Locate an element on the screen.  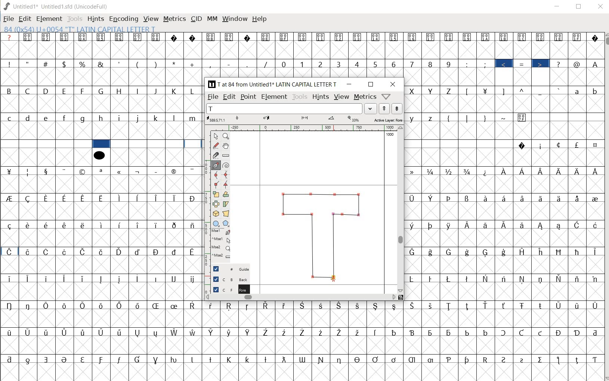
hints is located at coordinates (320, 97).